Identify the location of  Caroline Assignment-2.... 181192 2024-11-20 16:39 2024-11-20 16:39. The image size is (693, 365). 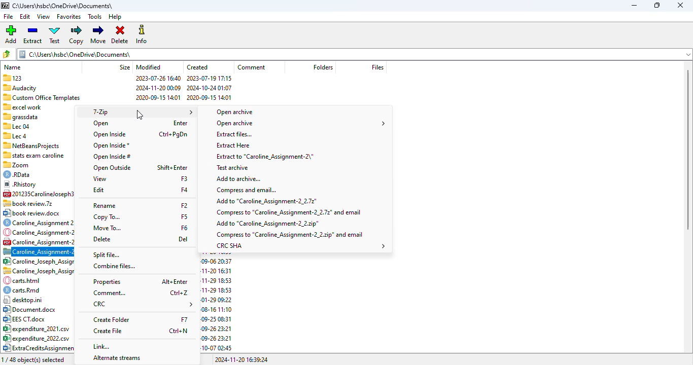
(38, 251).